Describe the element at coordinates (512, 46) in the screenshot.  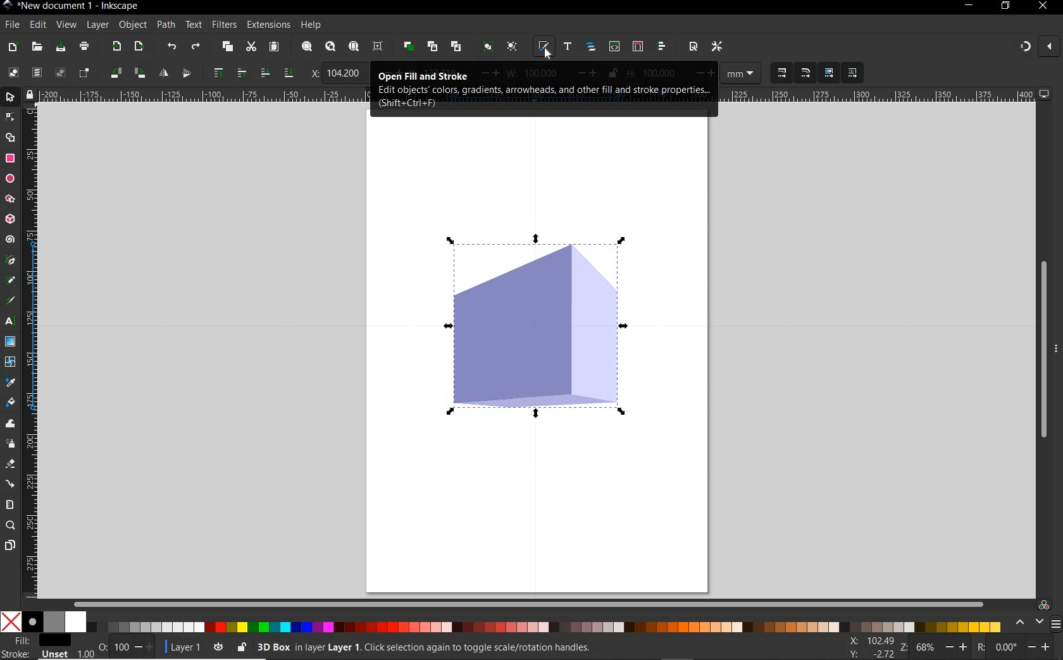
I see `UNGROUP` at that location.